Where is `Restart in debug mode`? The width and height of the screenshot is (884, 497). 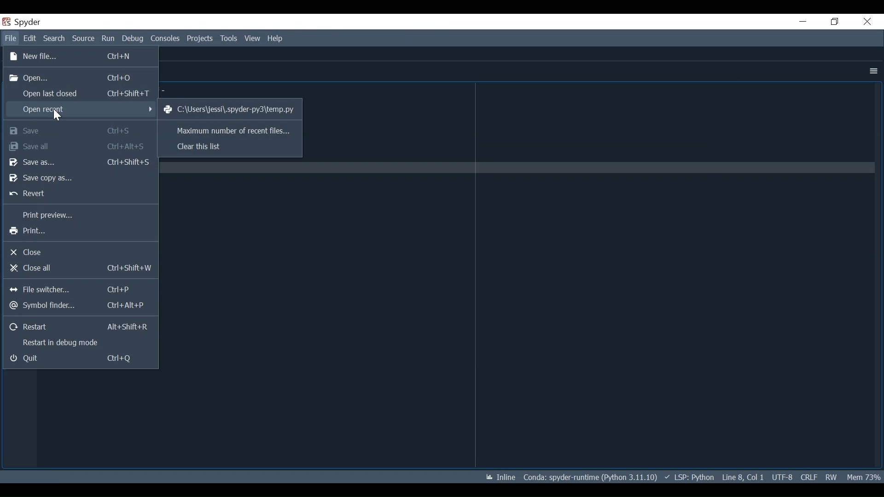 Restart in debug mode is located at coordinates (81, 342).